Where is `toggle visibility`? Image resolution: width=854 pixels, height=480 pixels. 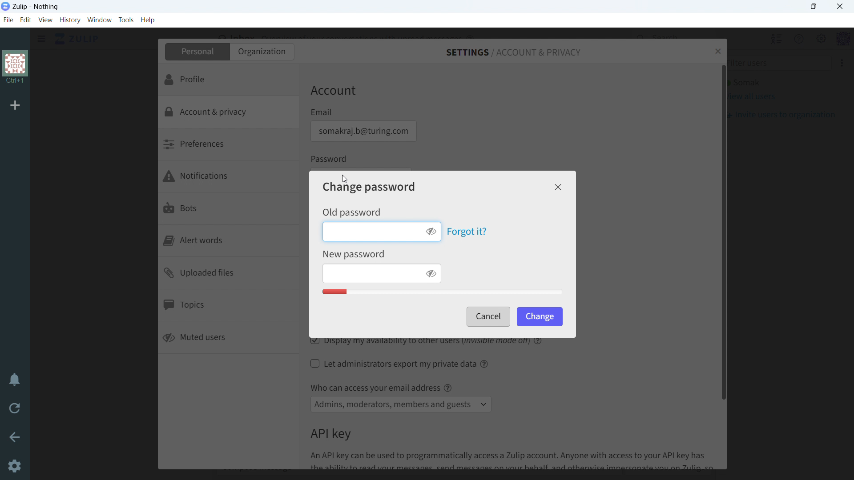 toggle visibility is located at coordinates (431, 273).